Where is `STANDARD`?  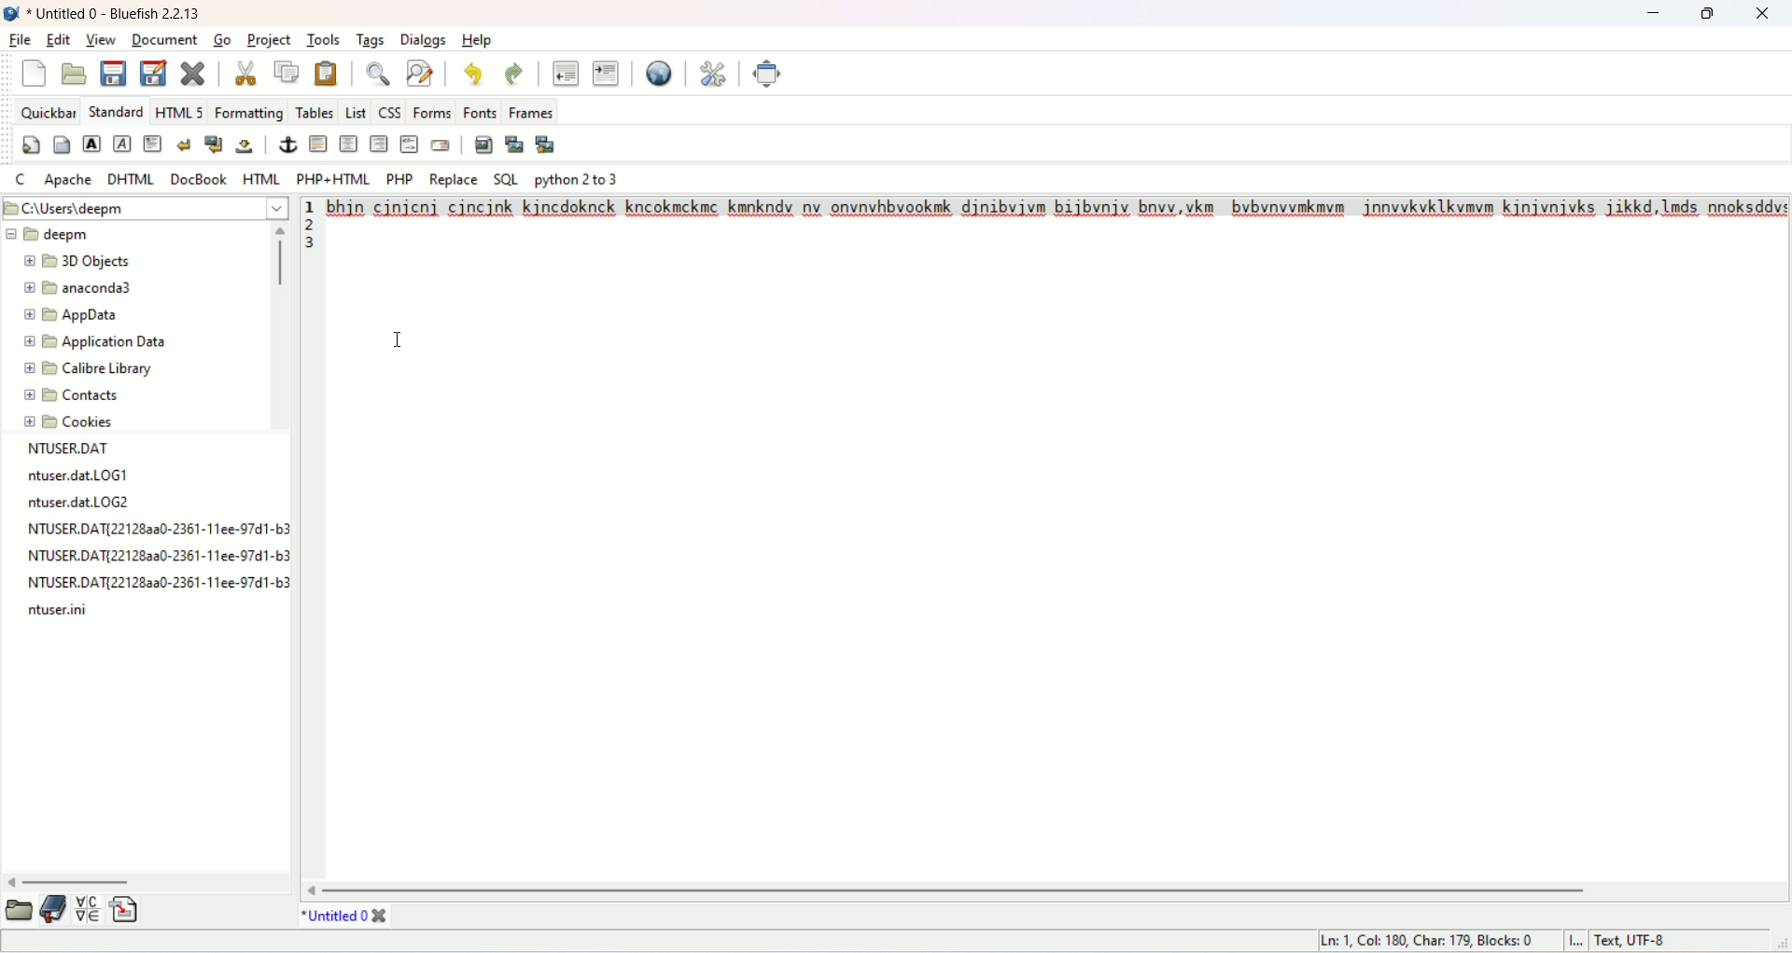 STANDARD is located at coordinates (116, 114).